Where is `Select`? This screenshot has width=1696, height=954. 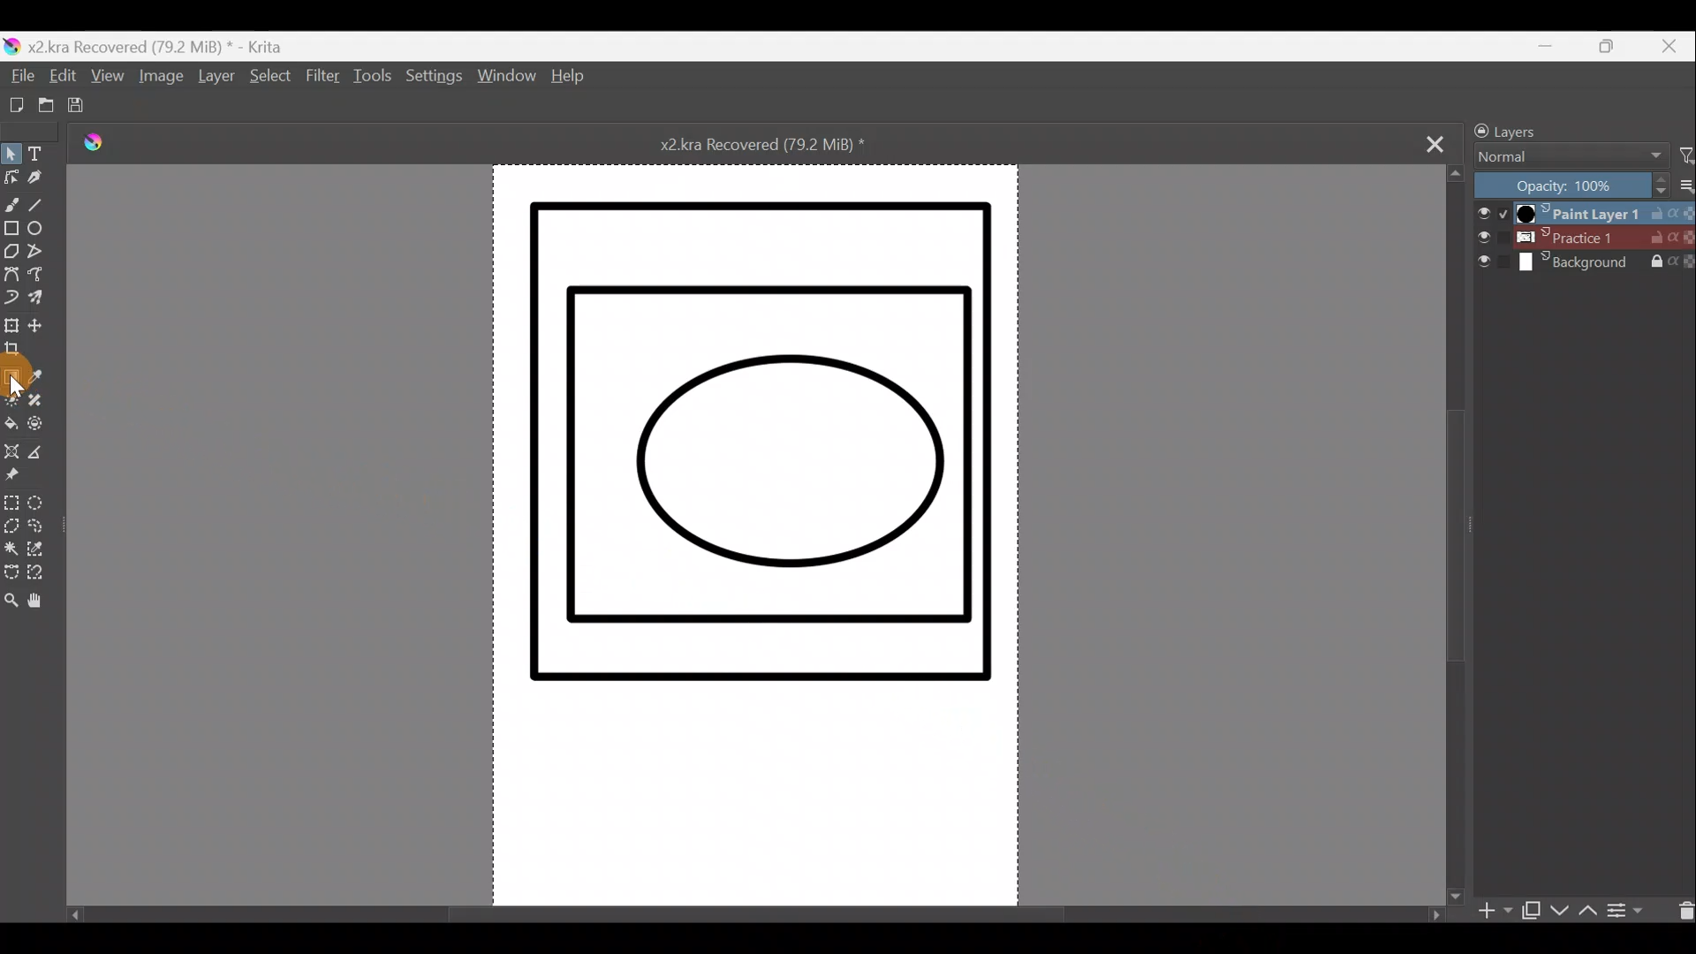 Select is located at coordinates (268, 77).